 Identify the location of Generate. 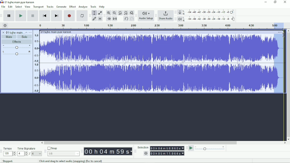
(62, 6).